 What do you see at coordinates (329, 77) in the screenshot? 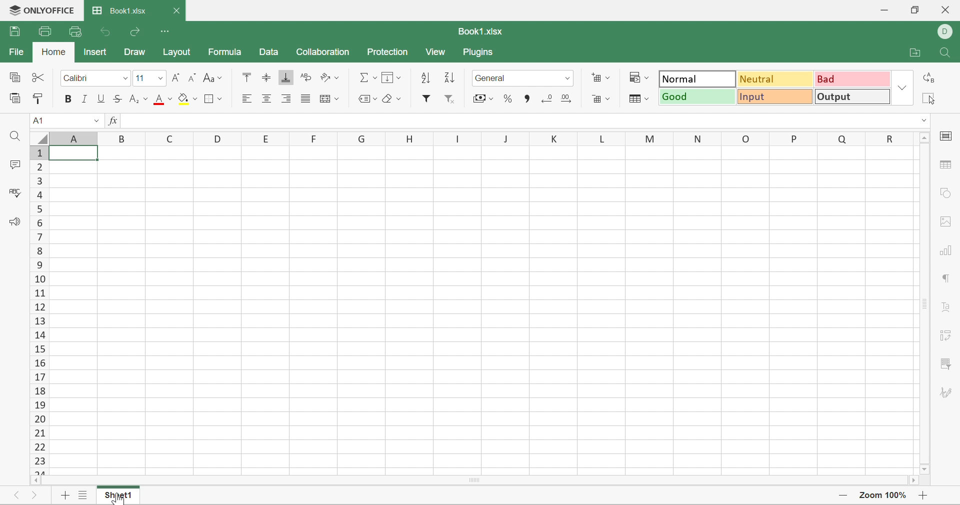
I see `Orientation` at bounding box center [329, 77].